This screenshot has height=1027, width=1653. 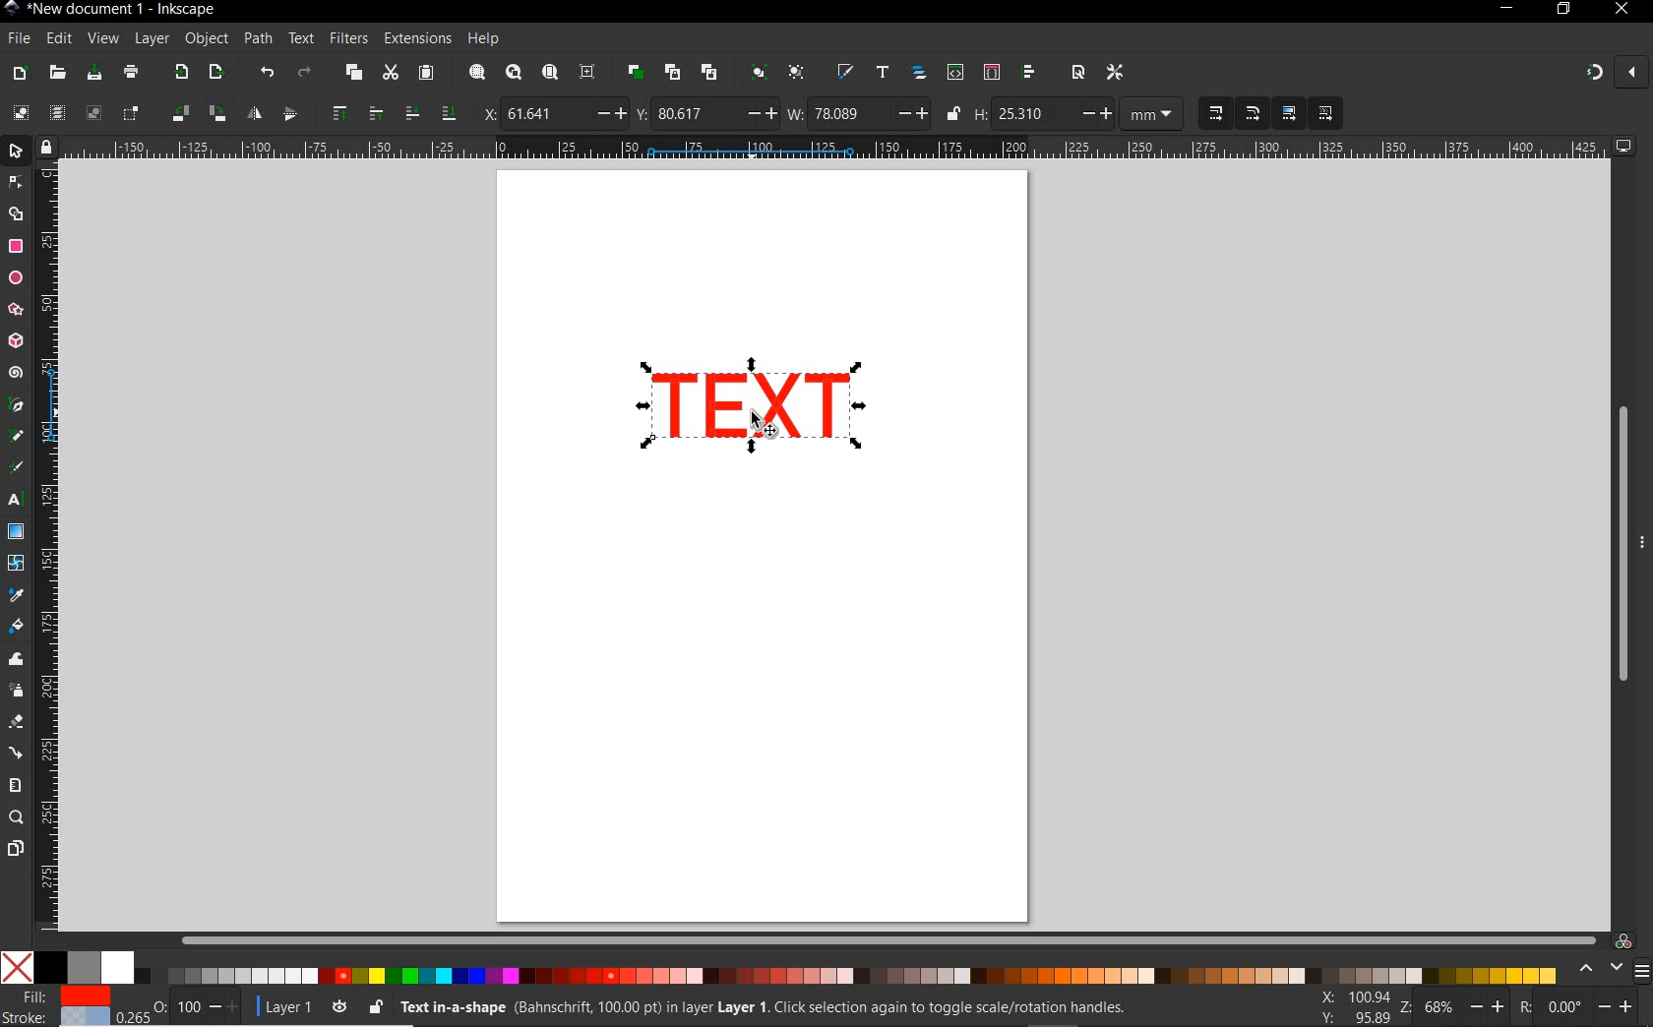 I want to click on MOVE PATTERNS, so click(x=1324, y=114).